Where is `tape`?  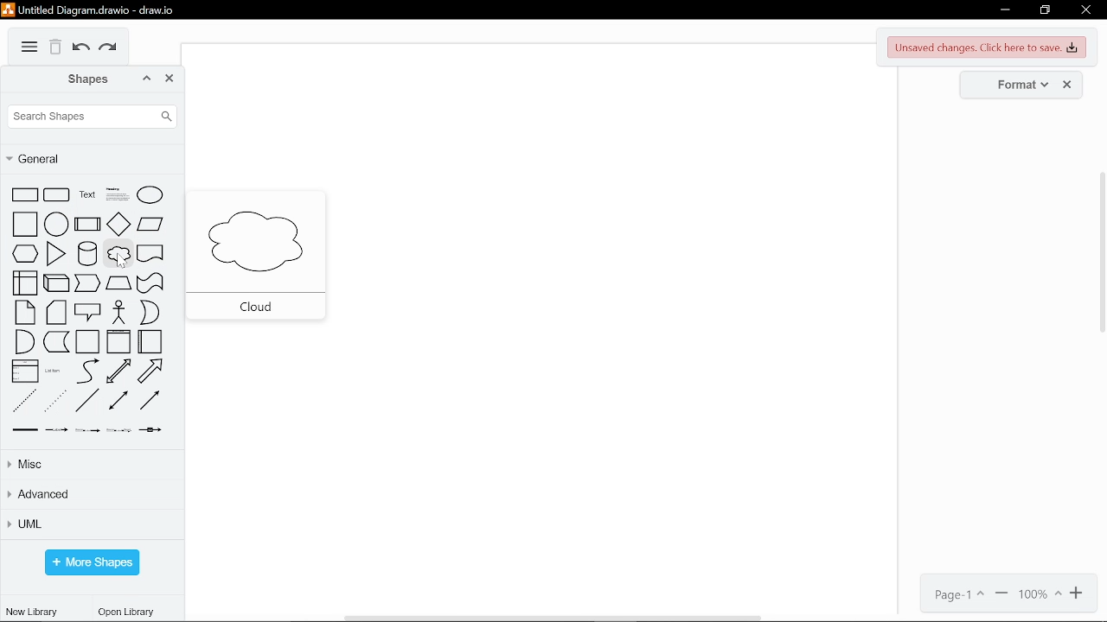 tape is located at coordinates (150, 283).